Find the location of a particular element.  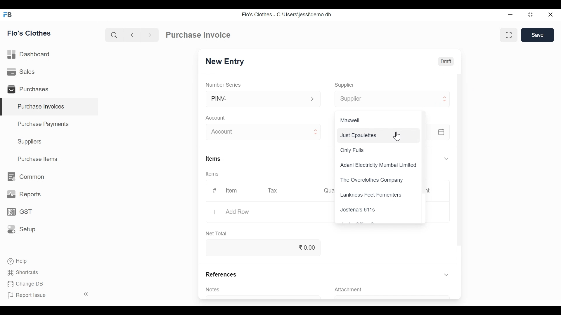

Net Total is located at coordinates (218, 233).